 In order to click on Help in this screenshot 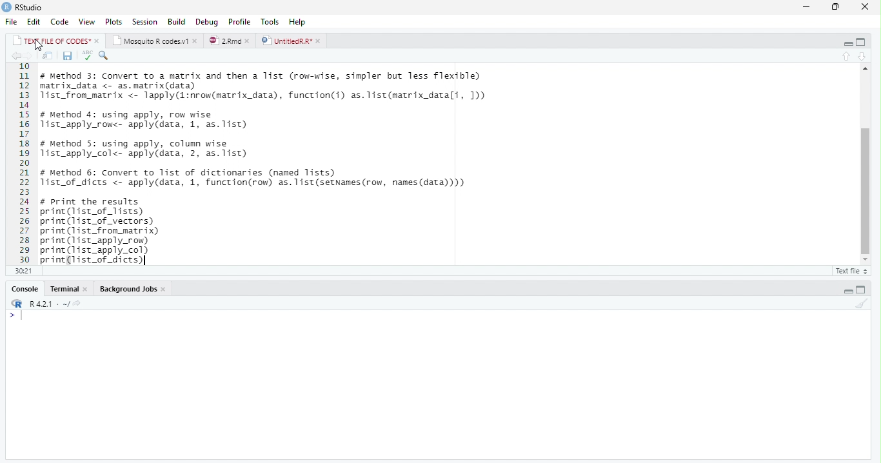, I will do `click(300, 22)`.